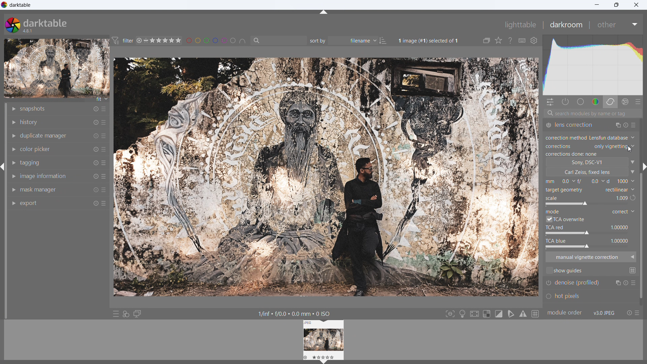 The height and width of the screenshot is (364, 647). Describe the element at coordinates (511, 314) in the screenshot. I see `toggle softproofing` at that location.